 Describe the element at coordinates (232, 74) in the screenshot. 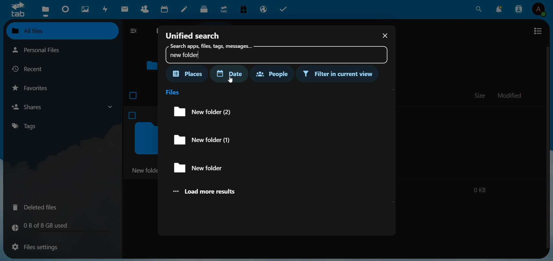

I see `date` at that location.